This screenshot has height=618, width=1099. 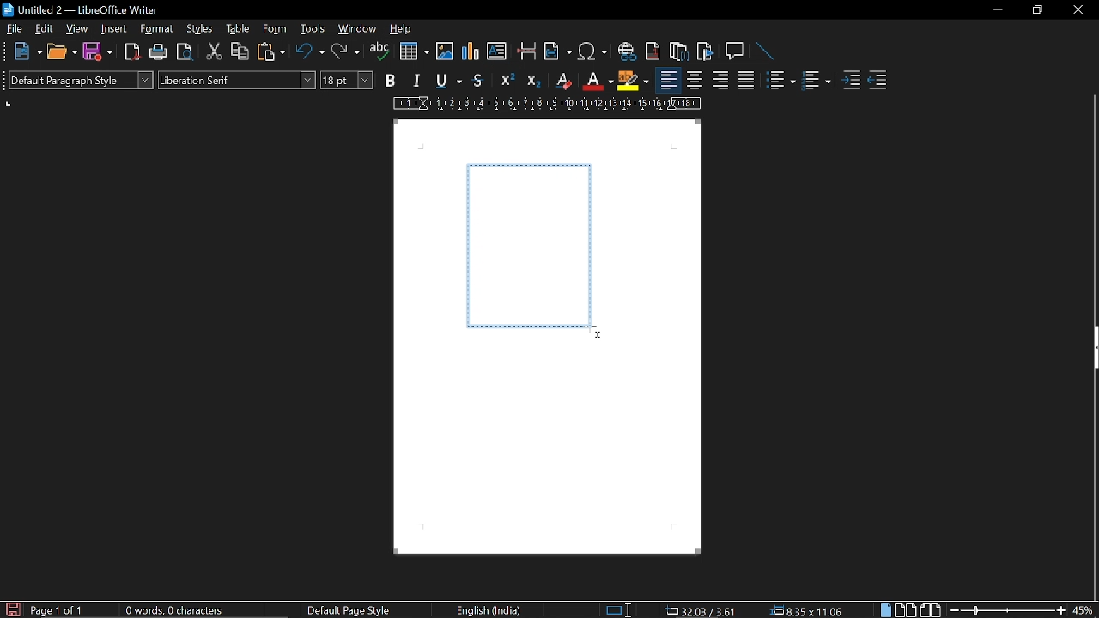 What do you see at coordinates (529, 245) in the screenshot?
I see `shape` at bounding box center [529, 245].